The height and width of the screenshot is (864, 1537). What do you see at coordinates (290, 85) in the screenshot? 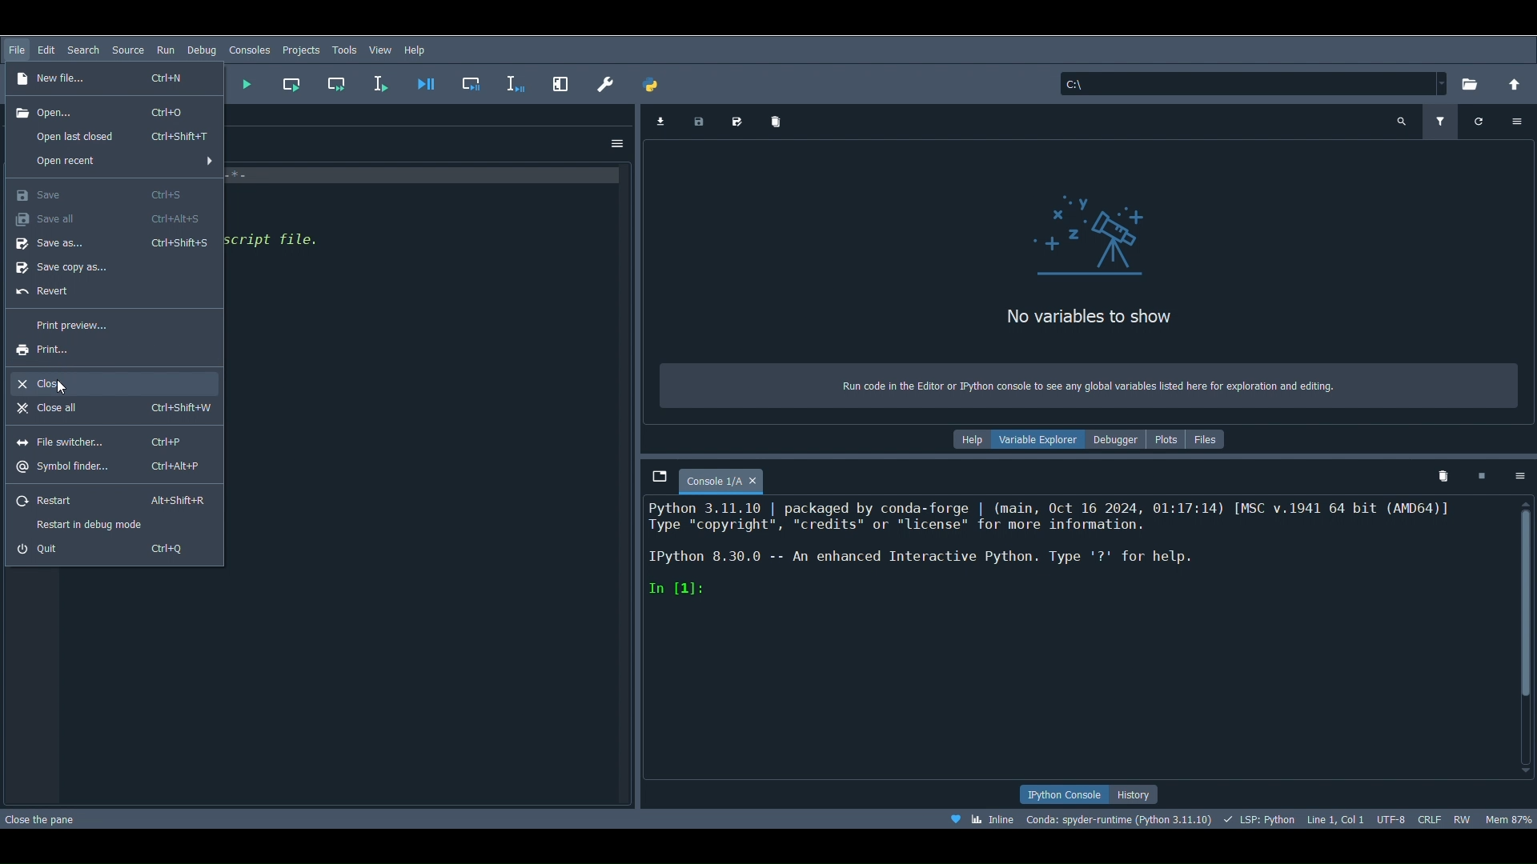
I see `Run current cell (Ctrl + Return)` at bounding box center [290, 85].